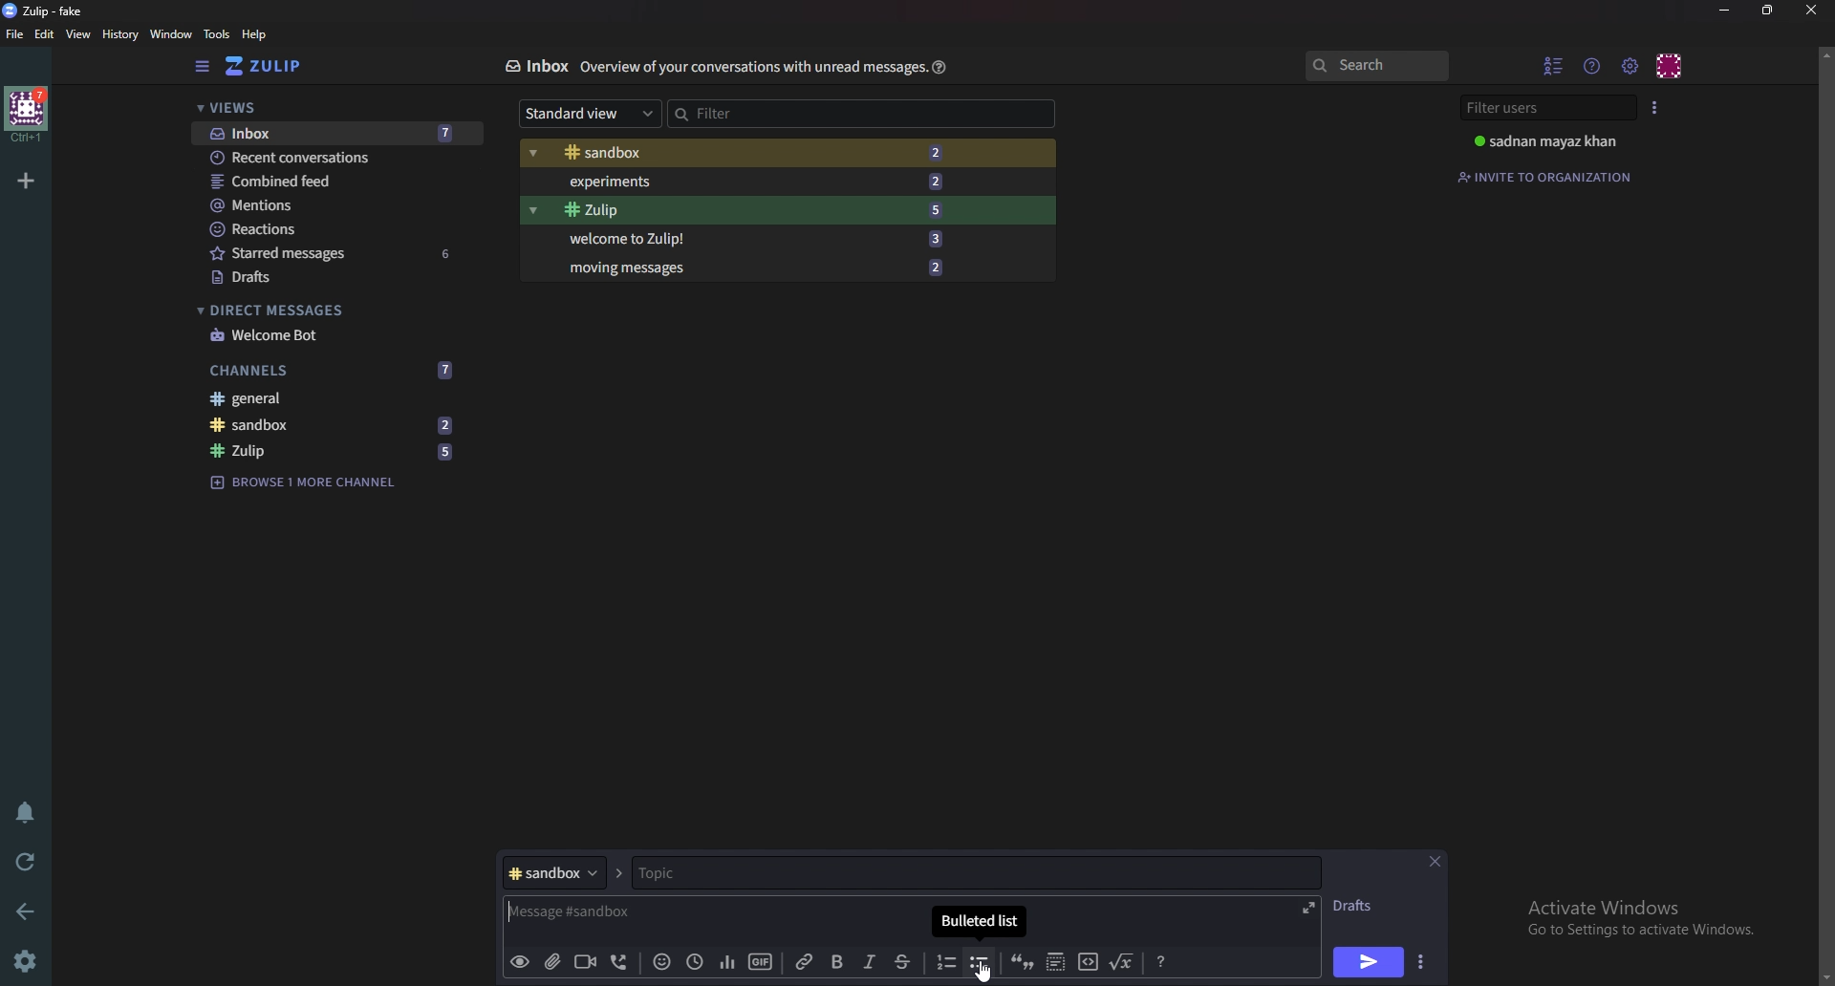  Describe the element at coordinates (750, 237) in the screenshot. I see `Welcome to zulip` at that location.